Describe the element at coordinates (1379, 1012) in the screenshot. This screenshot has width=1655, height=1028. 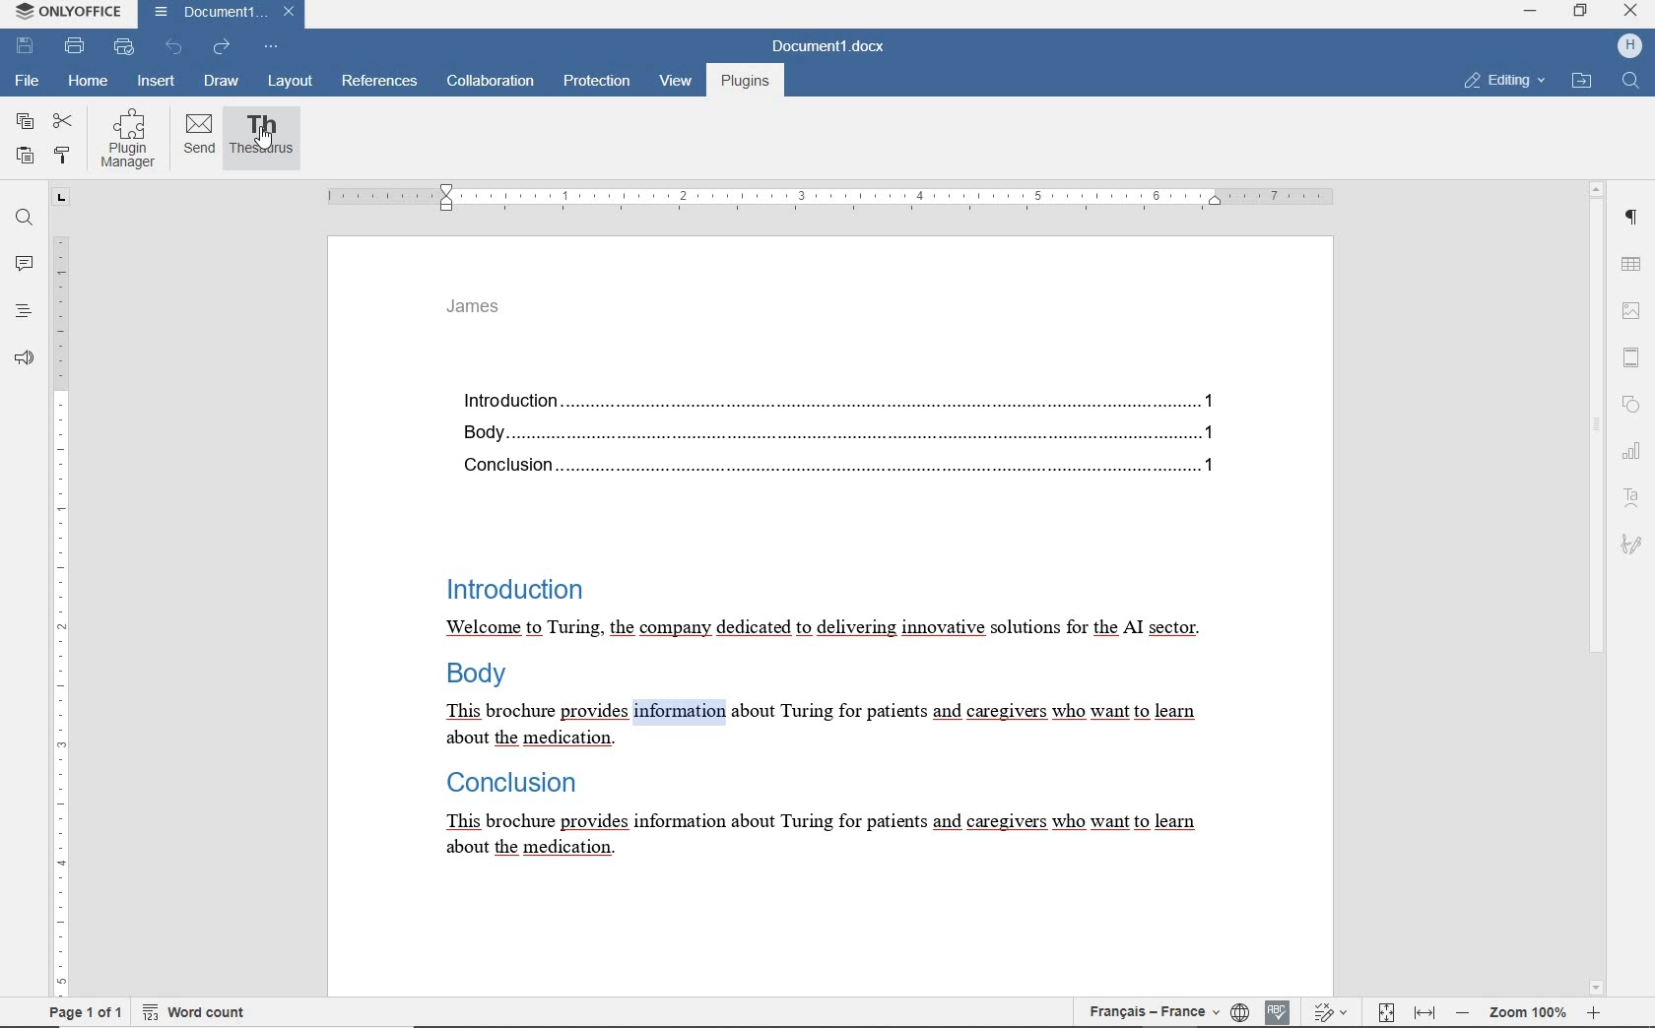
I see `FIT TO PAGE` at that location.